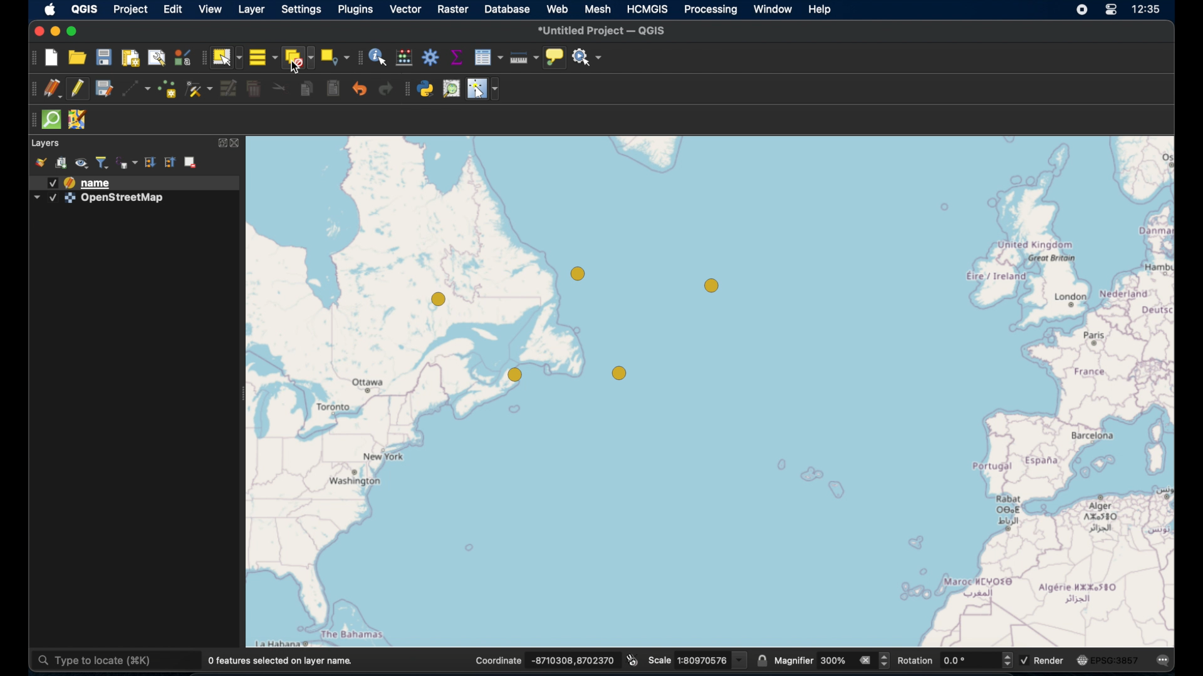 The width and height of the screenshot is (1203, 676). Describe the element at coordinates (70, 198) in the screenshot. I see `icon` at that location.